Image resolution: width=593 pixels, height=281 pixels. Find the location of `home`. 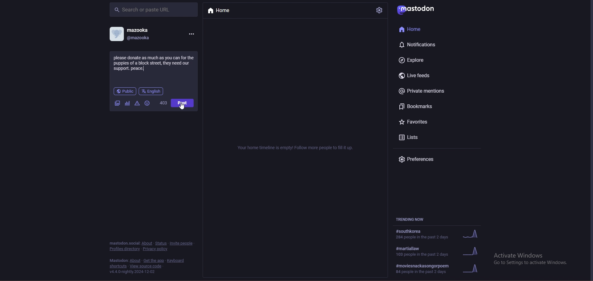

home is located at coordinates (424, 30).